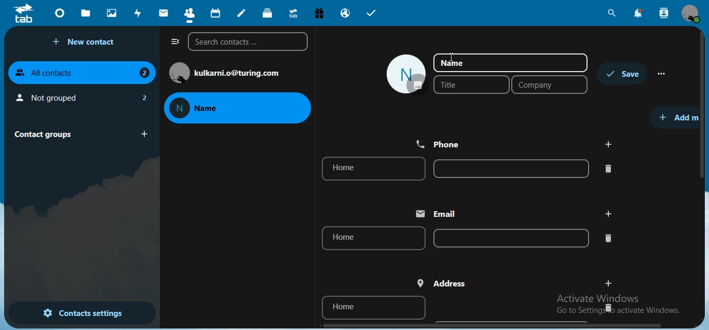  What do you see at coordinates (345, 14) in the screenshot?
I see `email hosting` at bounding box center [345, 14].